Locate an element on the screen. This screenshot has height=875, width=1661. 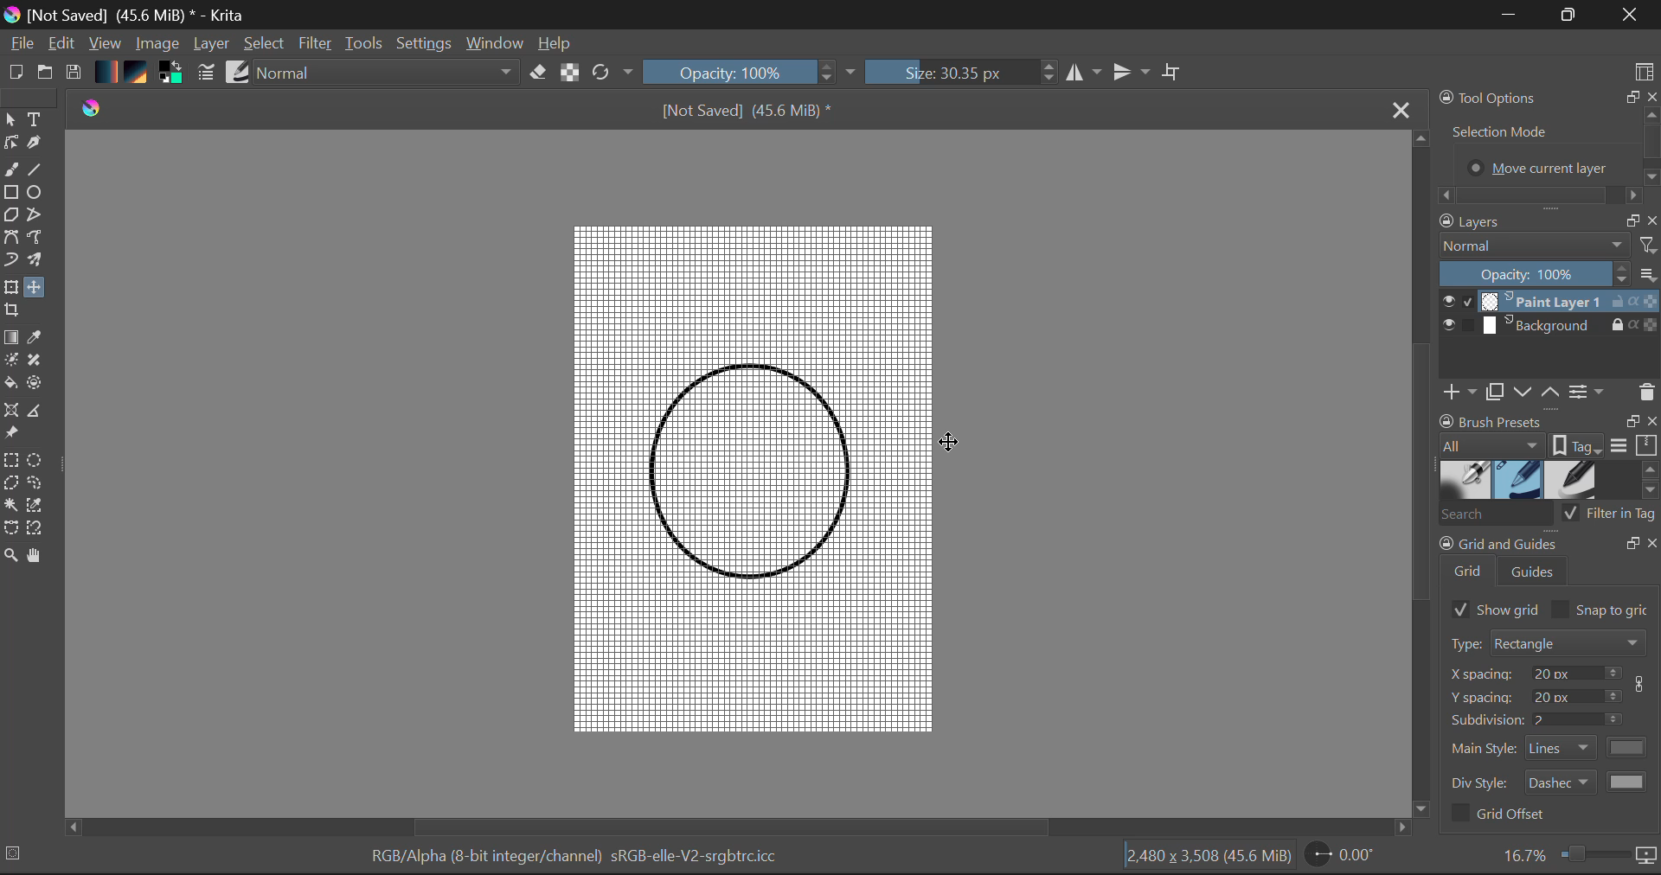
Calligraphic Tool is located at coordinates (40, 145).